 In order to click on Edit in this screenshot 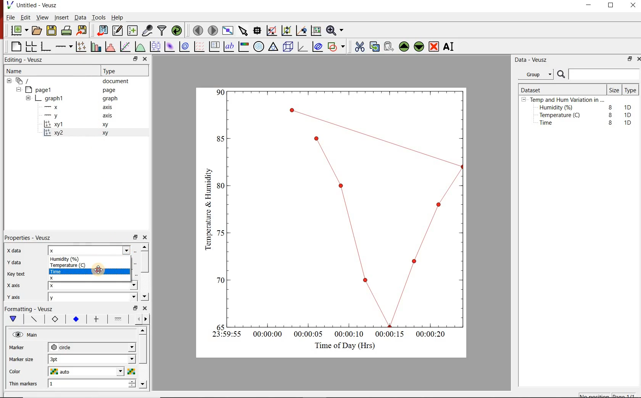, I will do `click(26, 18)`.